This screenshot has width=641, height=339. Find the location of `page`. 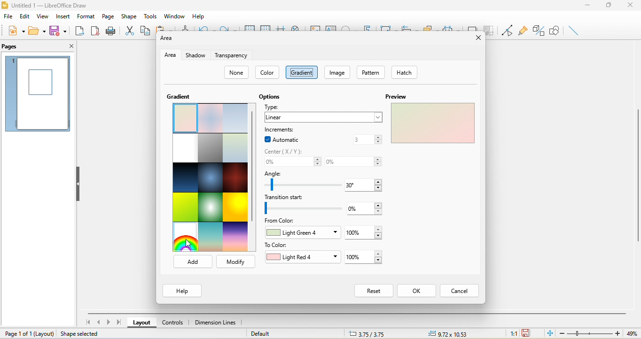

page is located at coordinates (108, 16).